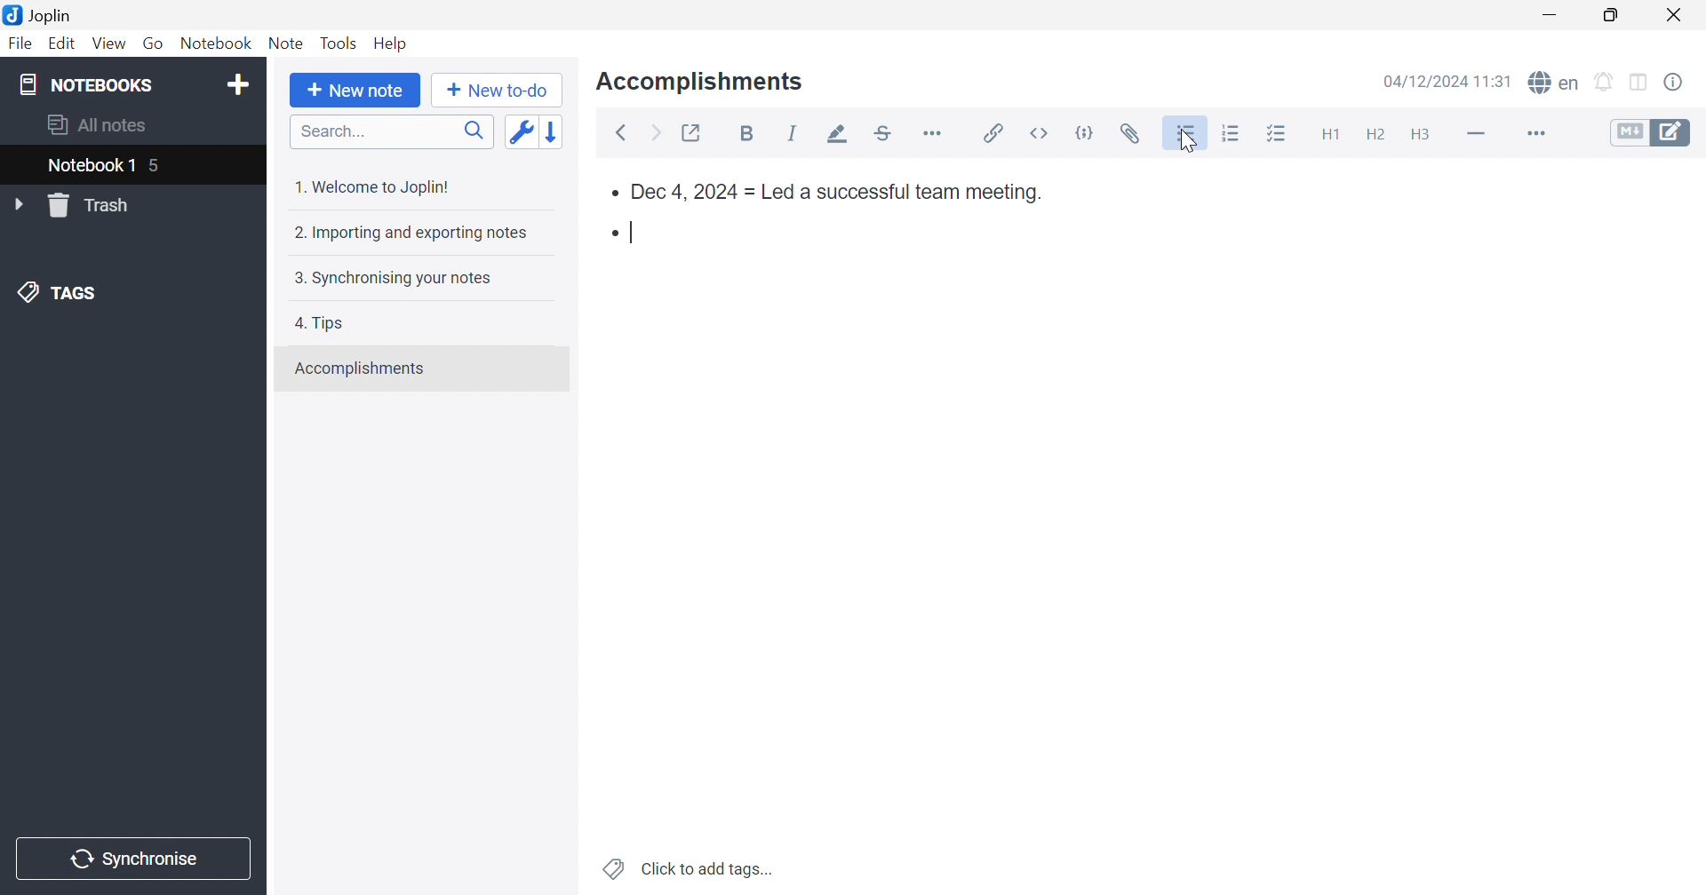 The image size is (1706, 895). I want to click on Toggle external editing, so click(690, 132).